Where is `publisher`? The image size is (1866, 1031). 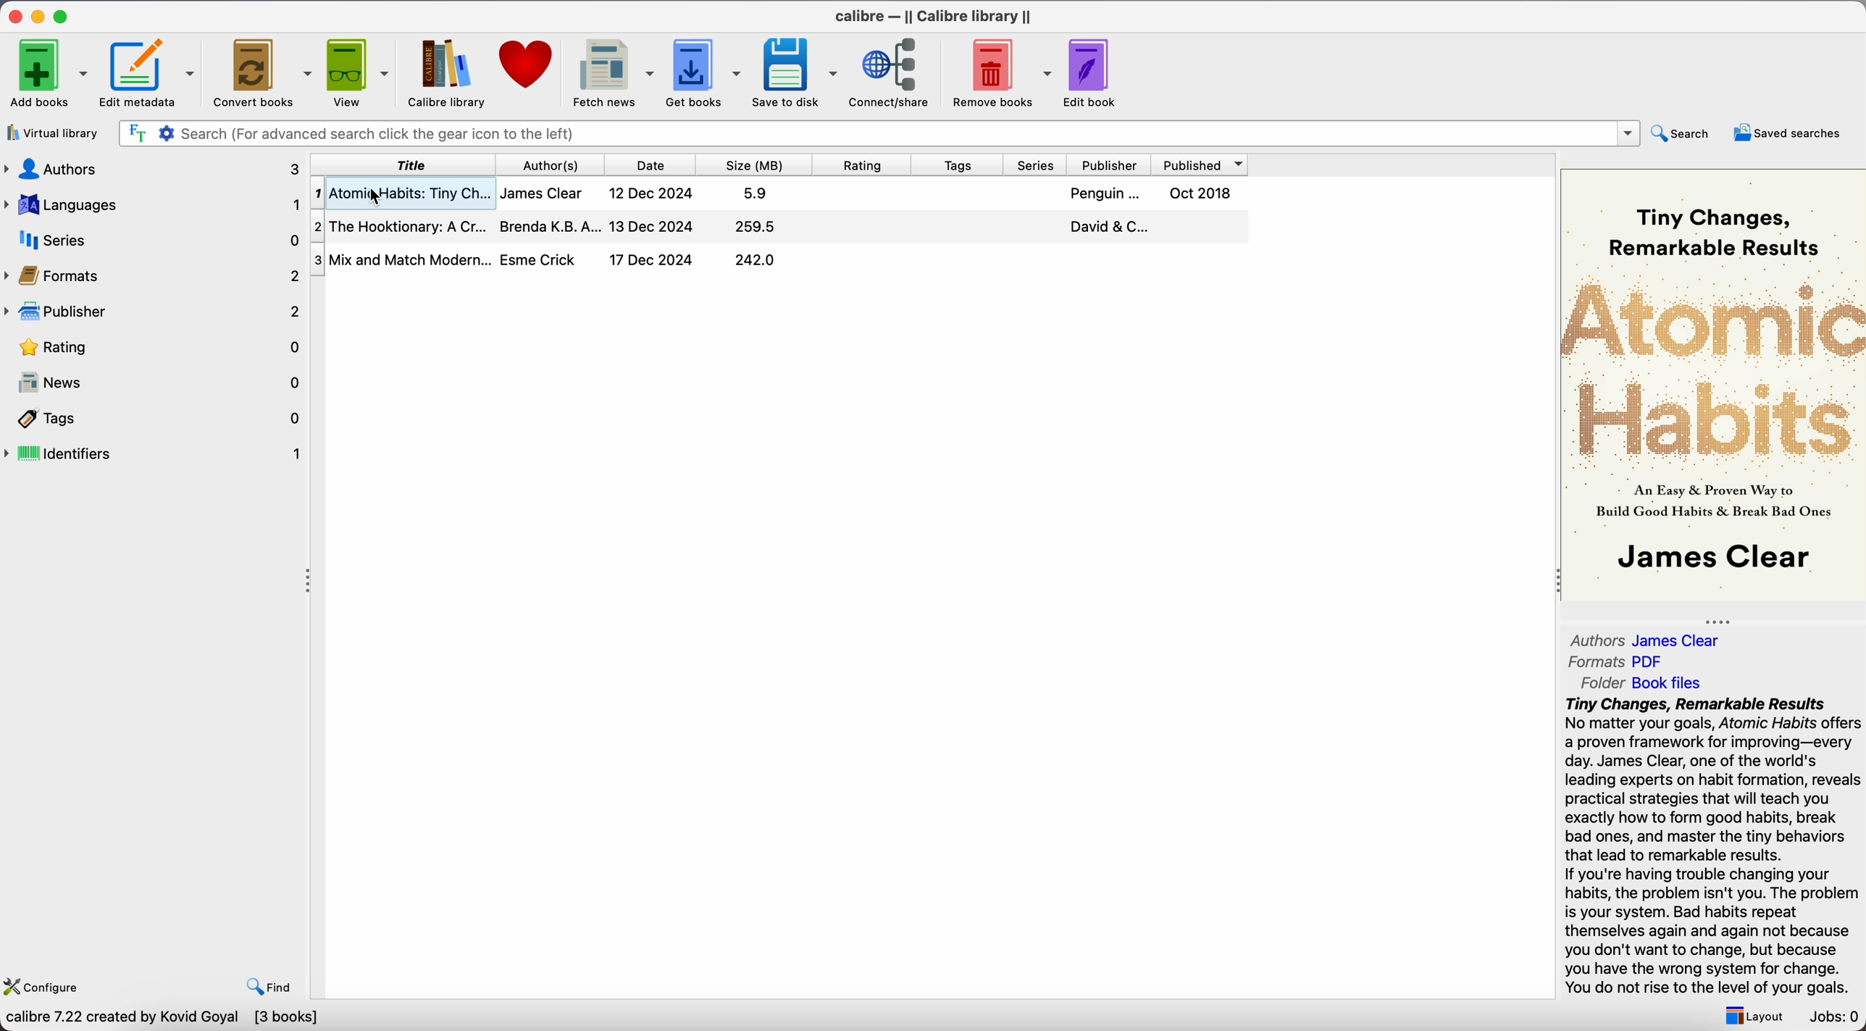 publisher is located at coordinates (151, 312).